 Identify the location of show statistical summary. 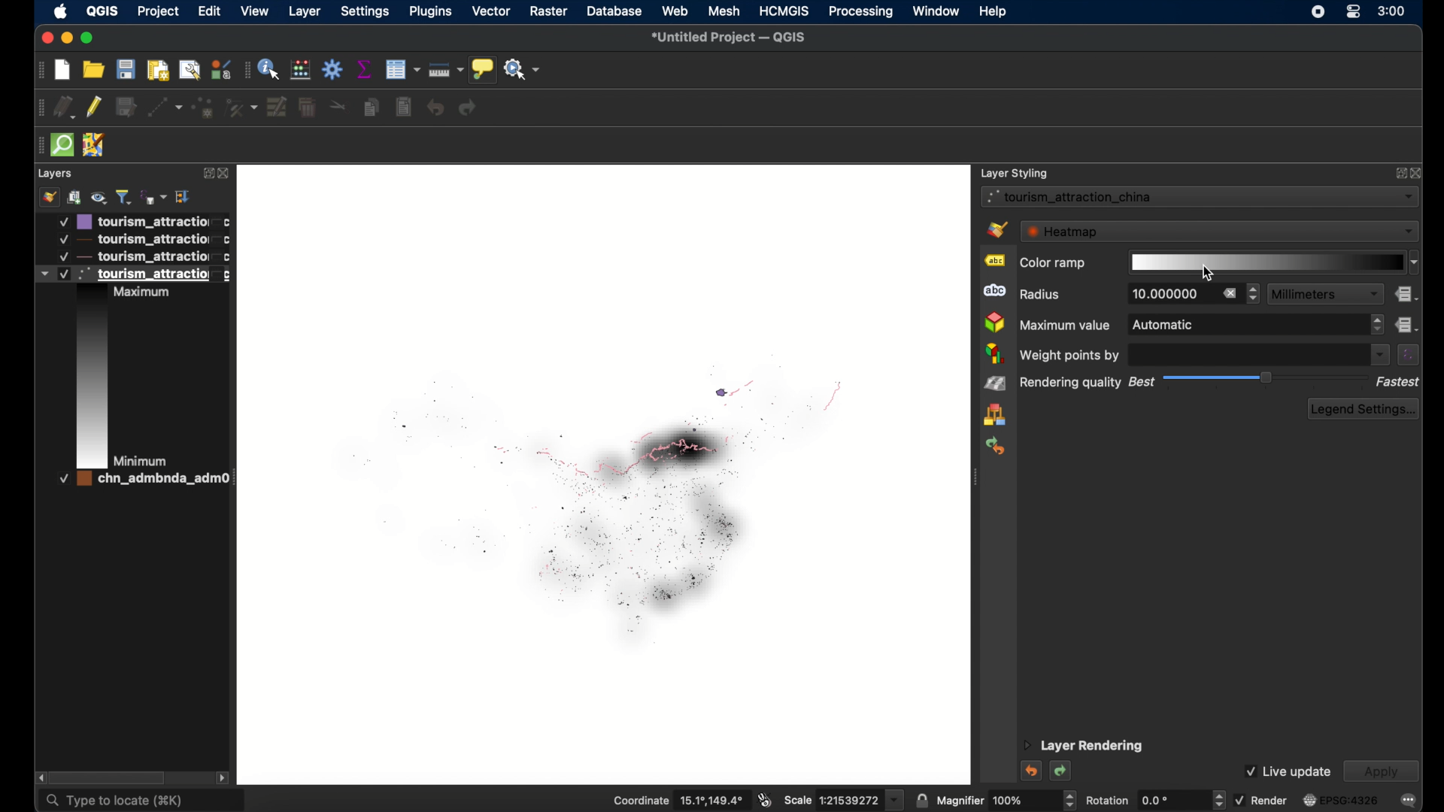
(365, 68).